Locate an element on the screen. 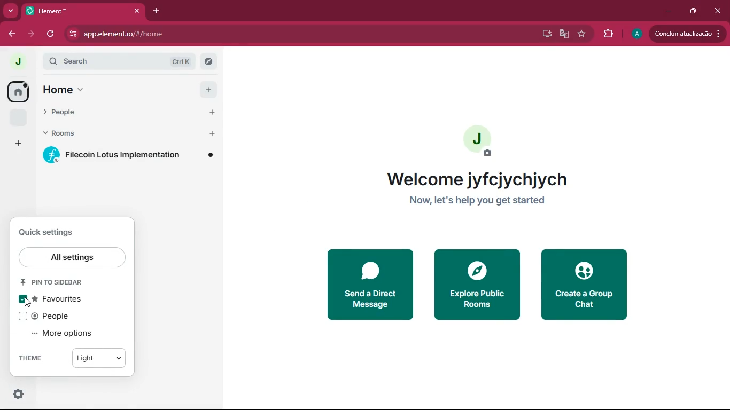 The width and height of the screenshot is (730, 410). pin is located at coordinates (59, 282).